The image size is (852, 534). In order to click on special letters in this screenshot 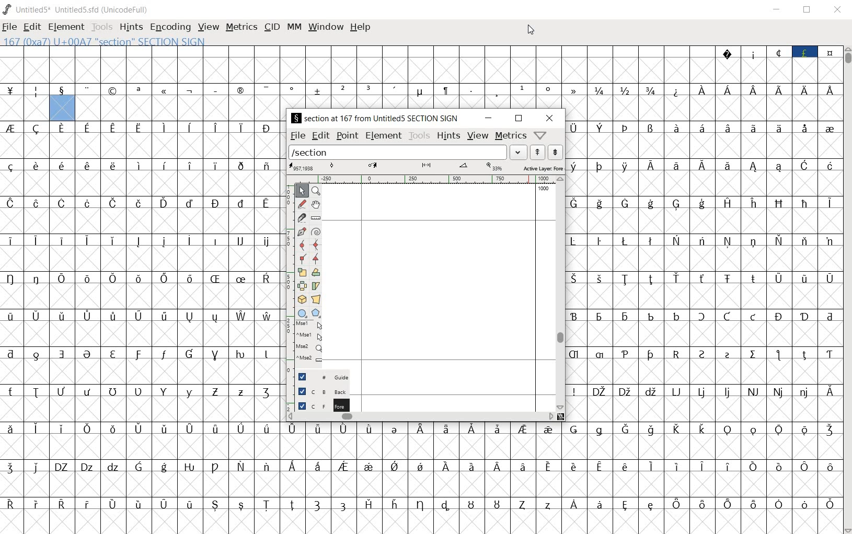, I will do `click(144, 127)`.